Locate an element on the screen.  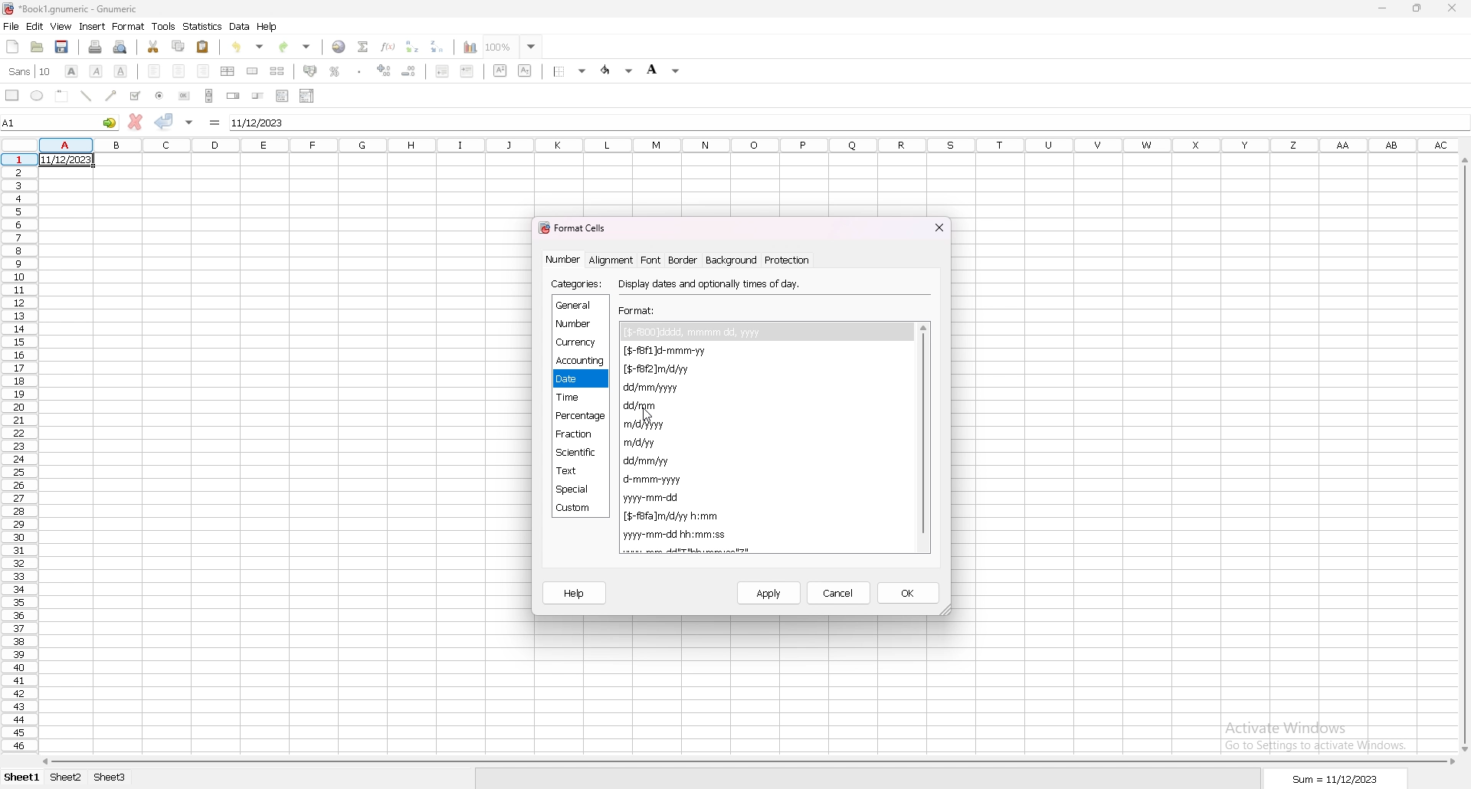
italic is located at coordinates (96, 71).